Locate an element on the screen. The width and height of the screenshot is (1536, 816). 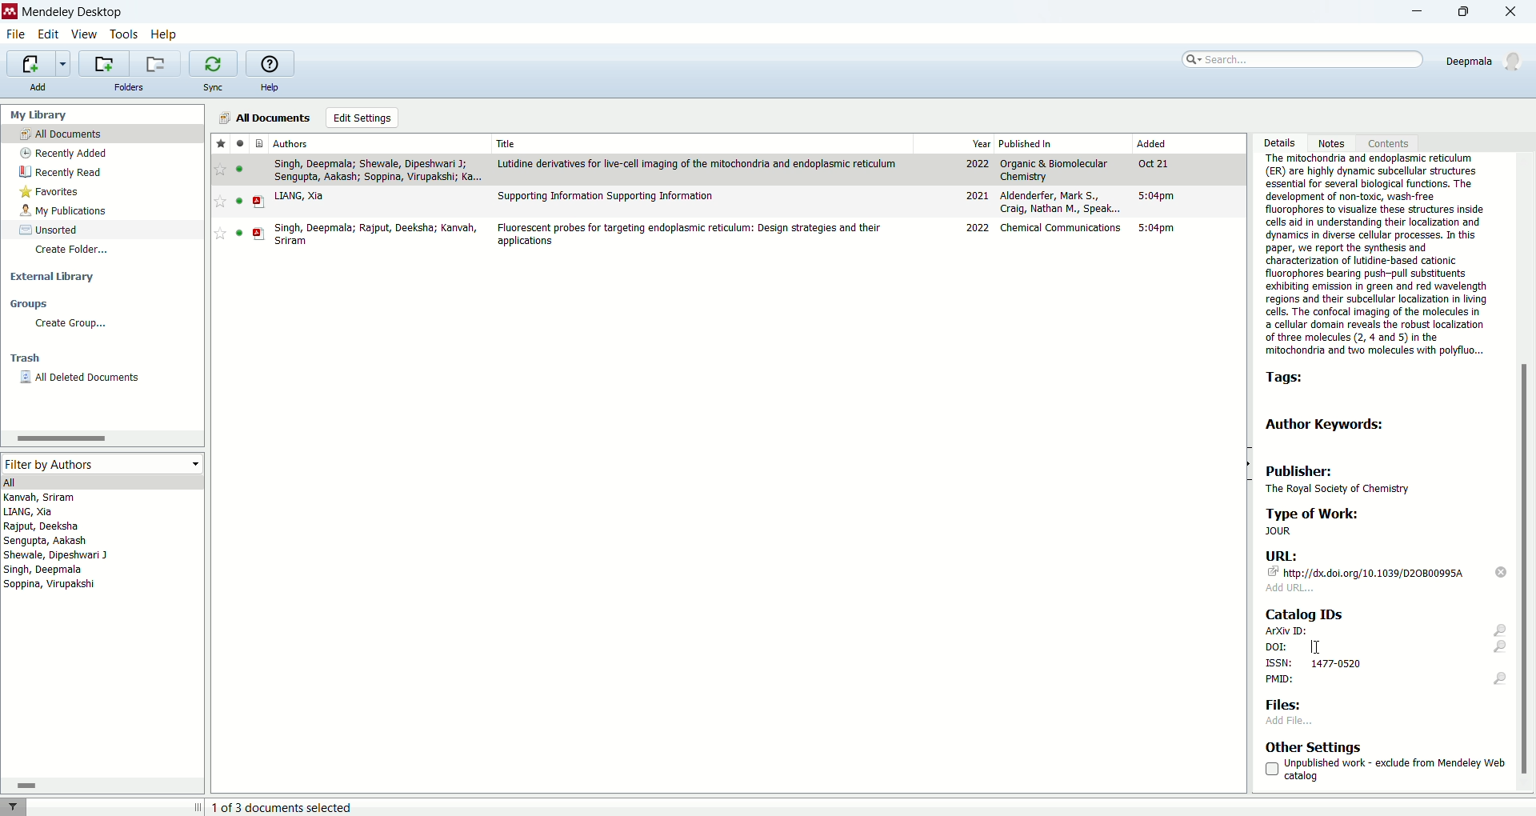
unpublished work - exclude from mendeley web catalog is located at coordinates (1385, 770).